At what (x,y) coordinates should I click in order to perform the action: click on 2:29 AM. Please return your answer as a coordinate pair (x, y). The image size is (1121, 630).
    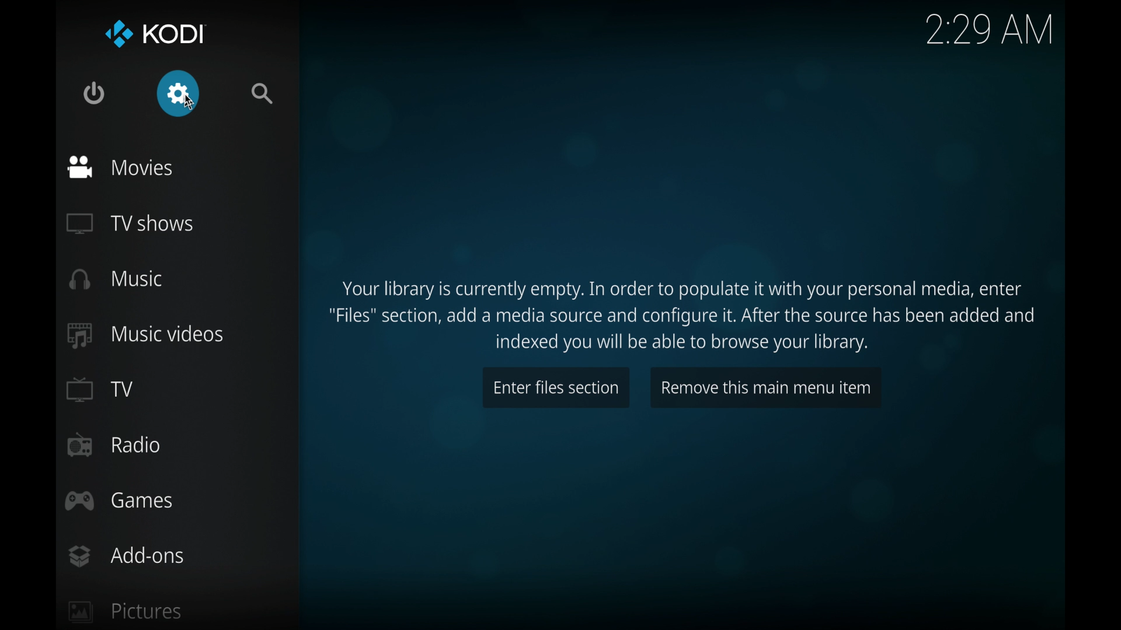
    Looking at the image, I should click on (989, 36).